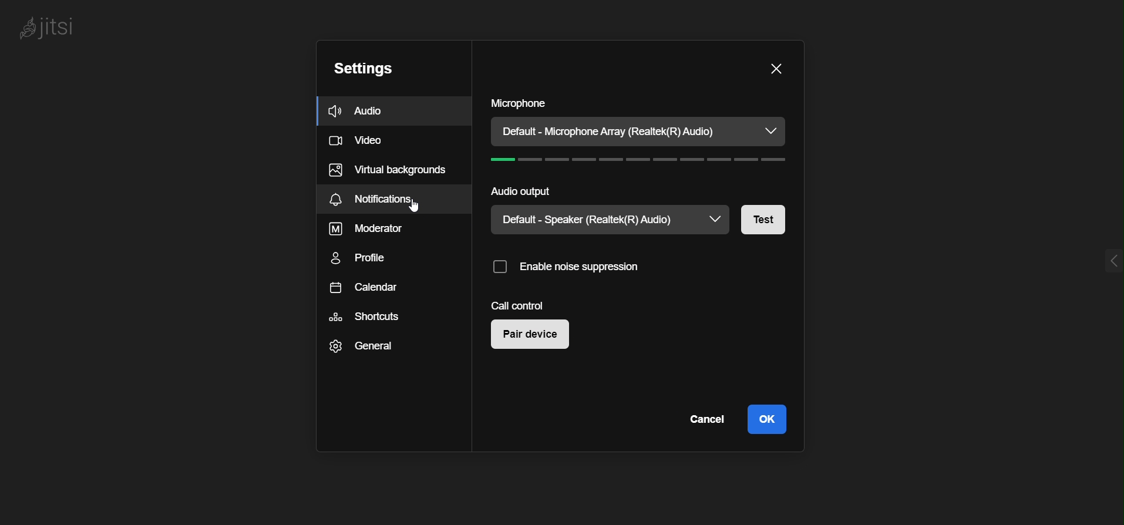 Image resolution: width=1124 pixels, height=525 pixels. I want to click on video, so click(359, 139).